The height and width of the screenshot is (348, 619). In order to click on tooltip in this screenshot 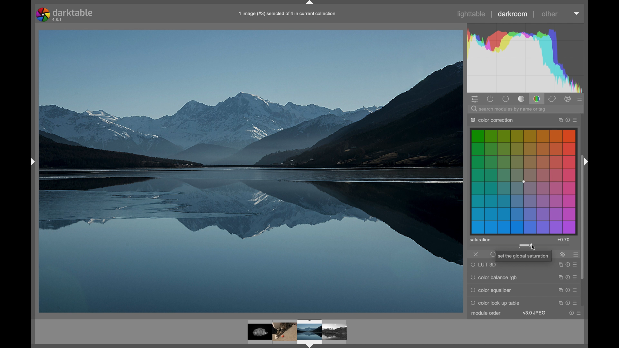, I will do `click(527, 256)`.